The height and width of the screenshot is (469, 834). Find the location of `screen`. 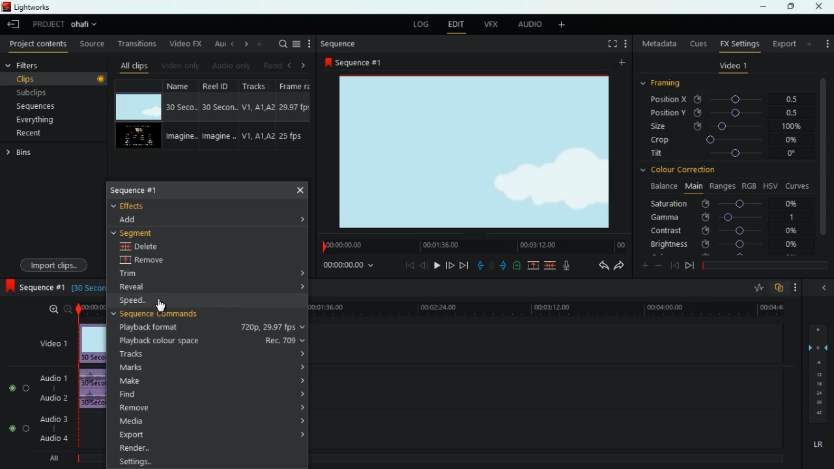

screen is located at coordinates (609, 44).